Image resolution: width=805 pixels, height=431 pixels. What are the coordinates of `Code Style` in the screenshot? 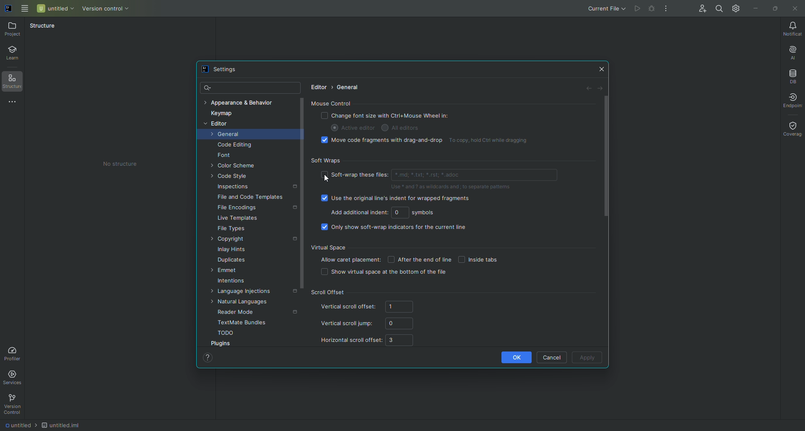 It's located at (232, 177).